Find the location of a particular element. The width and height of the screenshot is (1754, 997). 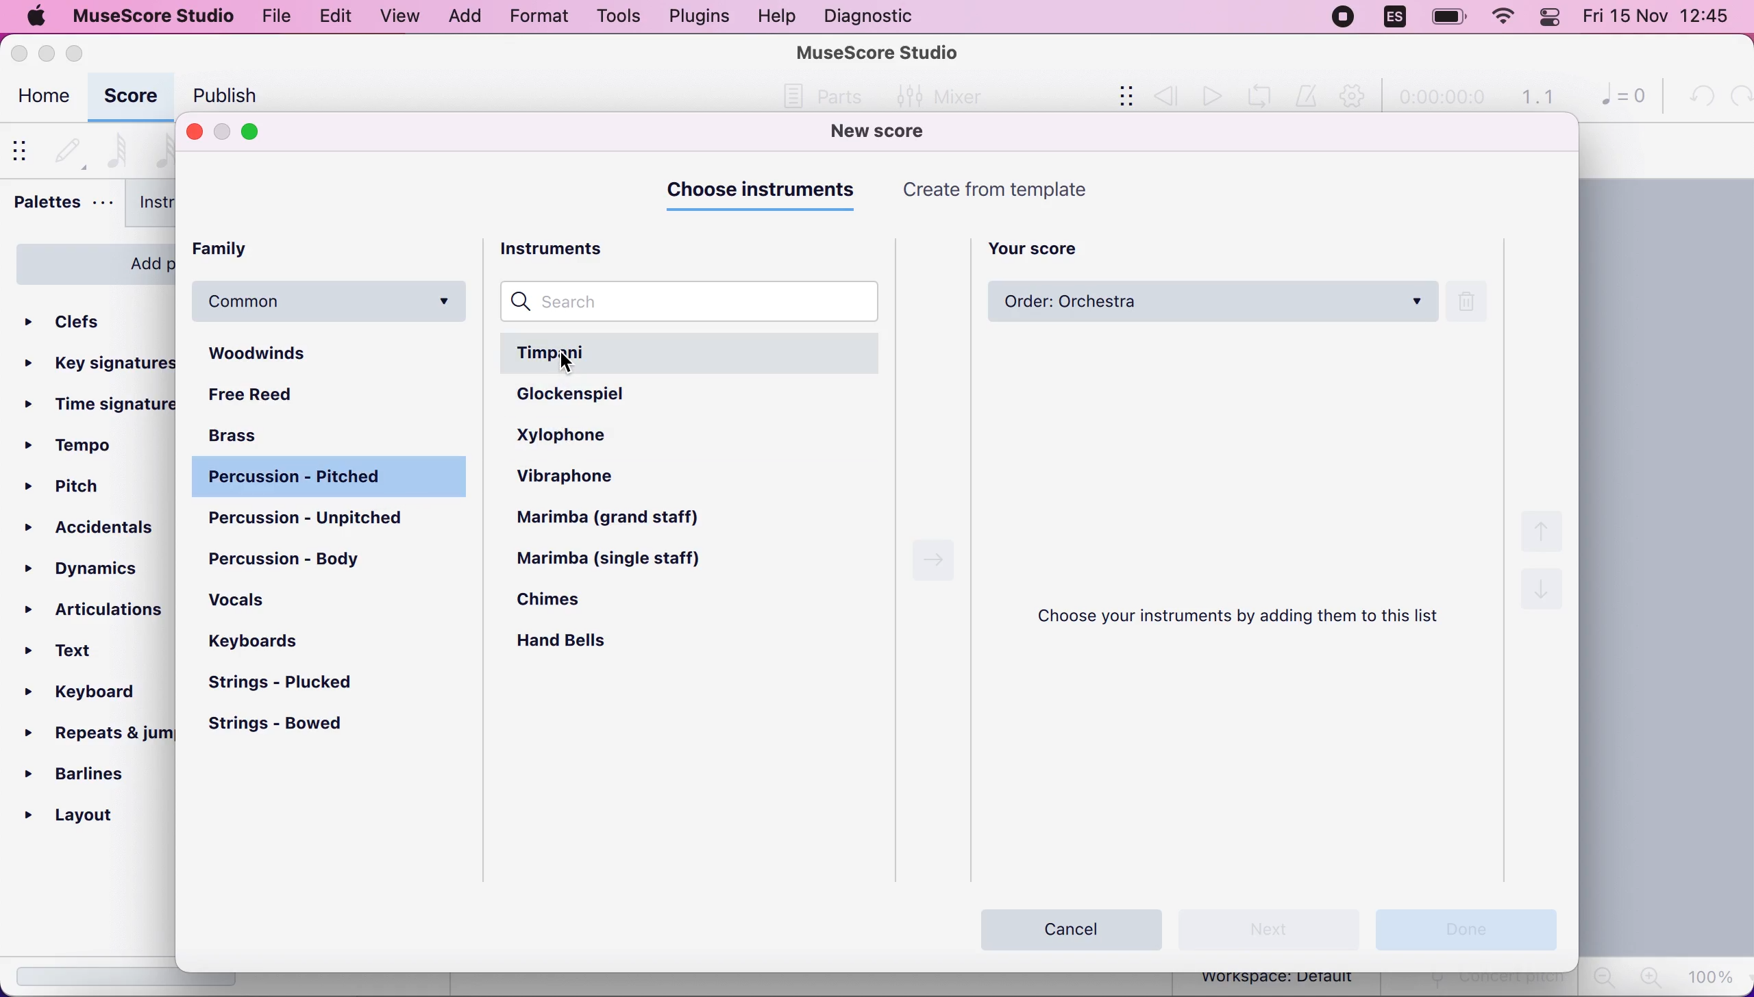

marimba (grand staff) is located at coordinates (626, 519).